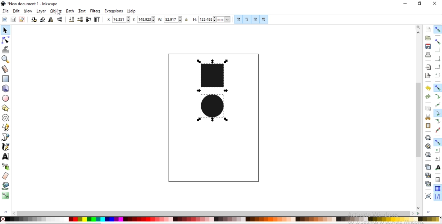 This screenshot has width=442, height=224. What do you see at coordinates (434, 3) in the screenshot?
I see `close` at bounding box center [434, 3].